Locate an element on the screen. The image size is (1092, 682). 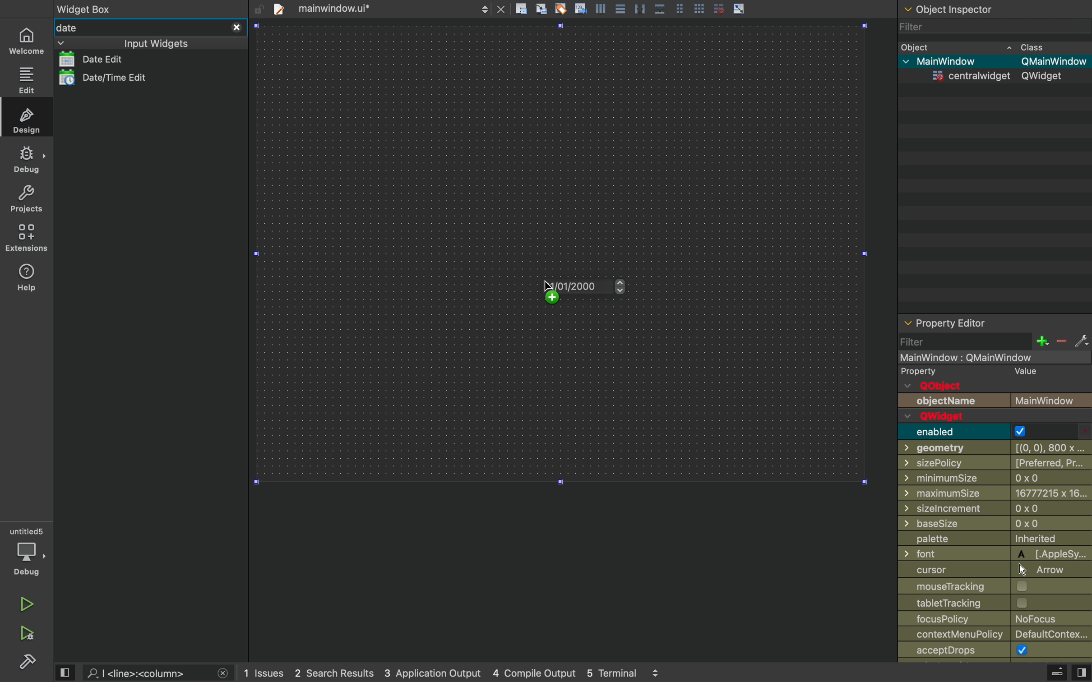
align to grid is located at coordinates (542, 9).